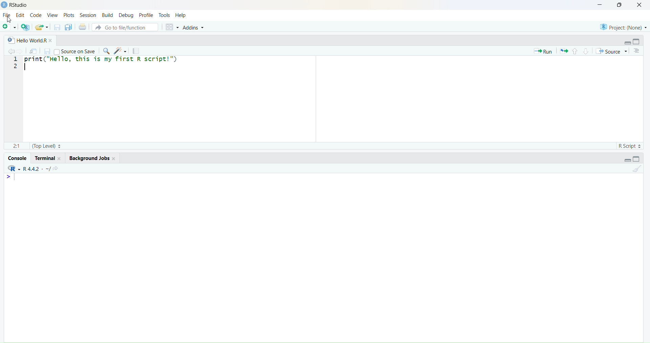 This screenshot has height=343, width=650. Describe the element at coordinates (20, 16) in the screenshot. I see `Edit` at that location.